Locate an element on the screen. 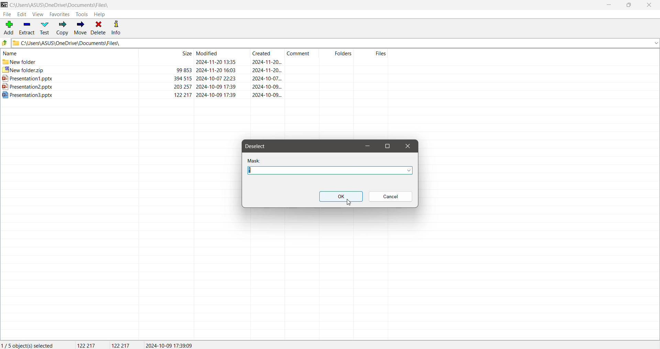  Set a Mask is located at coordinates (331, 170).